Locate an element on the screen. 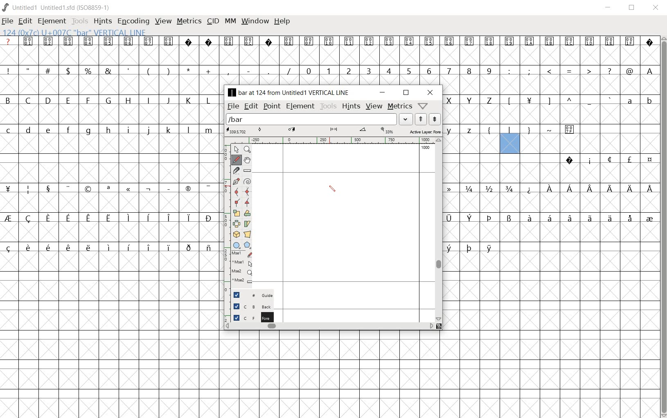  scrollbar is located at coordinates (329, 326).